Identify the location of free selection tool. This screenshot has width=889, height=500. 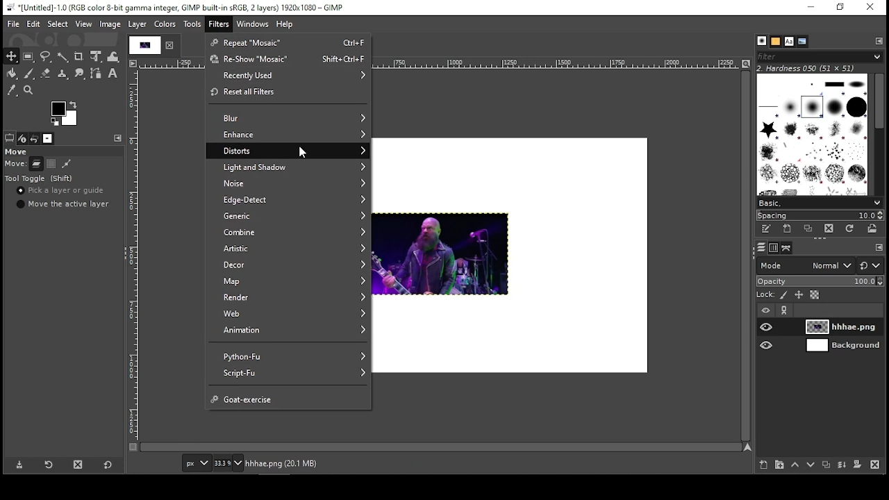
(45, 56).